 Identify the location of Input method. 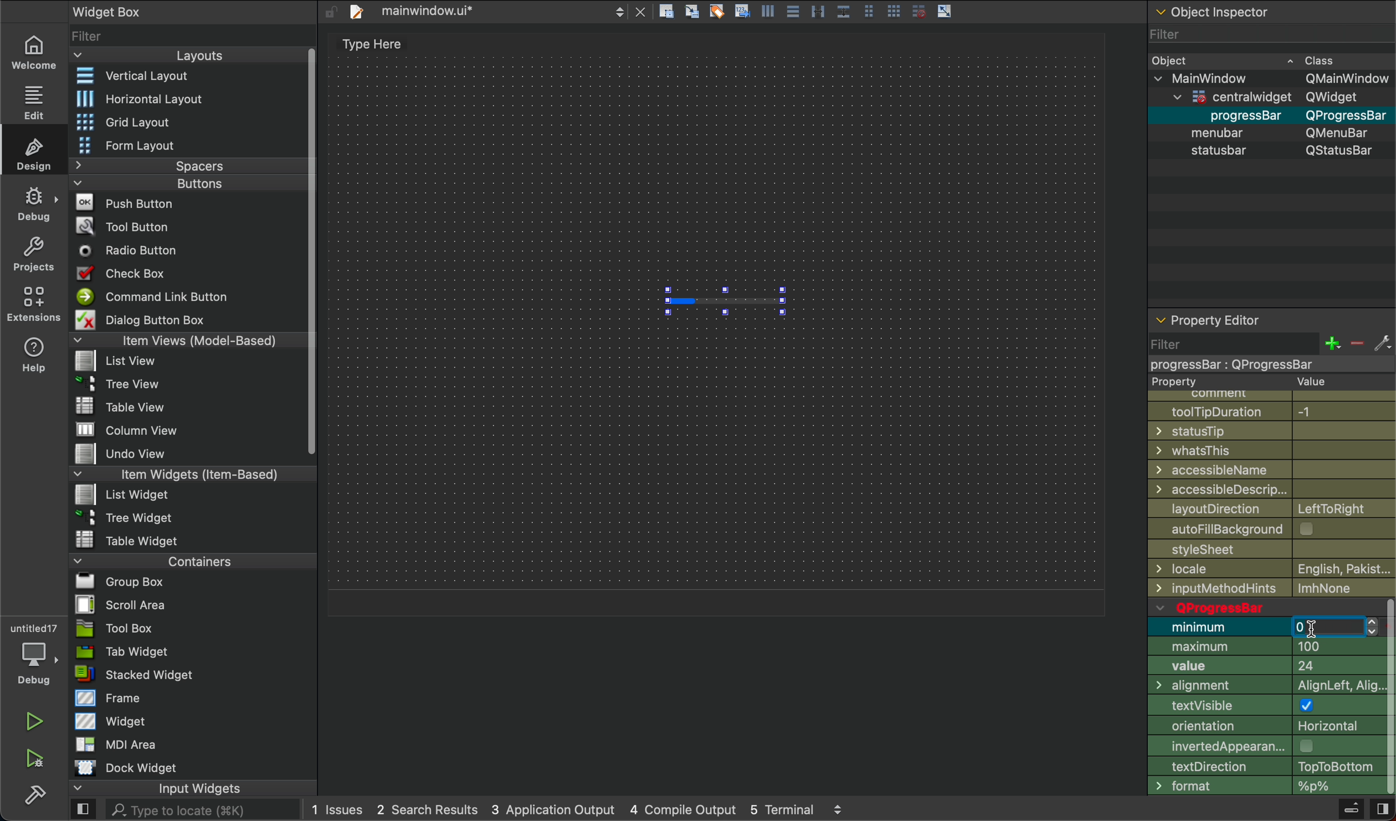
(1274, 588).